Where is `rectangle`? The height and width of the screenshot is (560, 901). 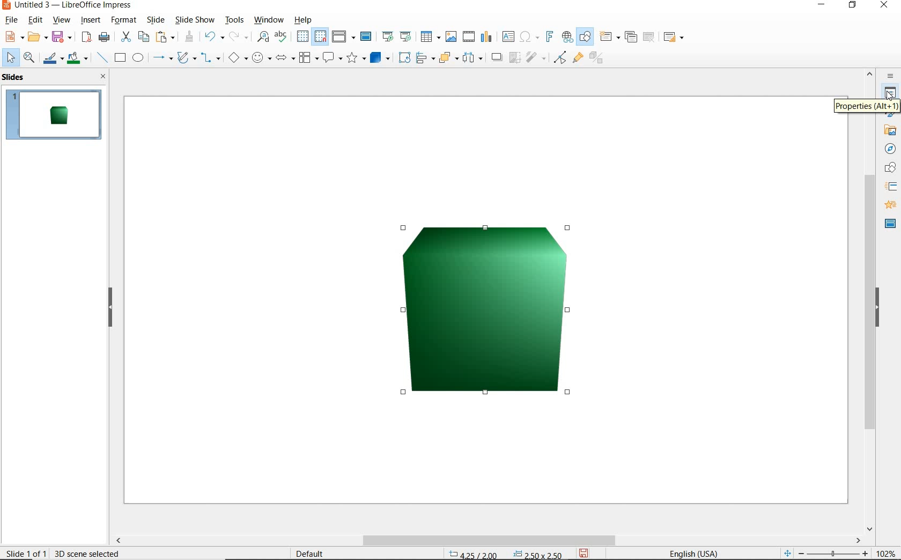
rectangle is located at coordinates (119, 58).